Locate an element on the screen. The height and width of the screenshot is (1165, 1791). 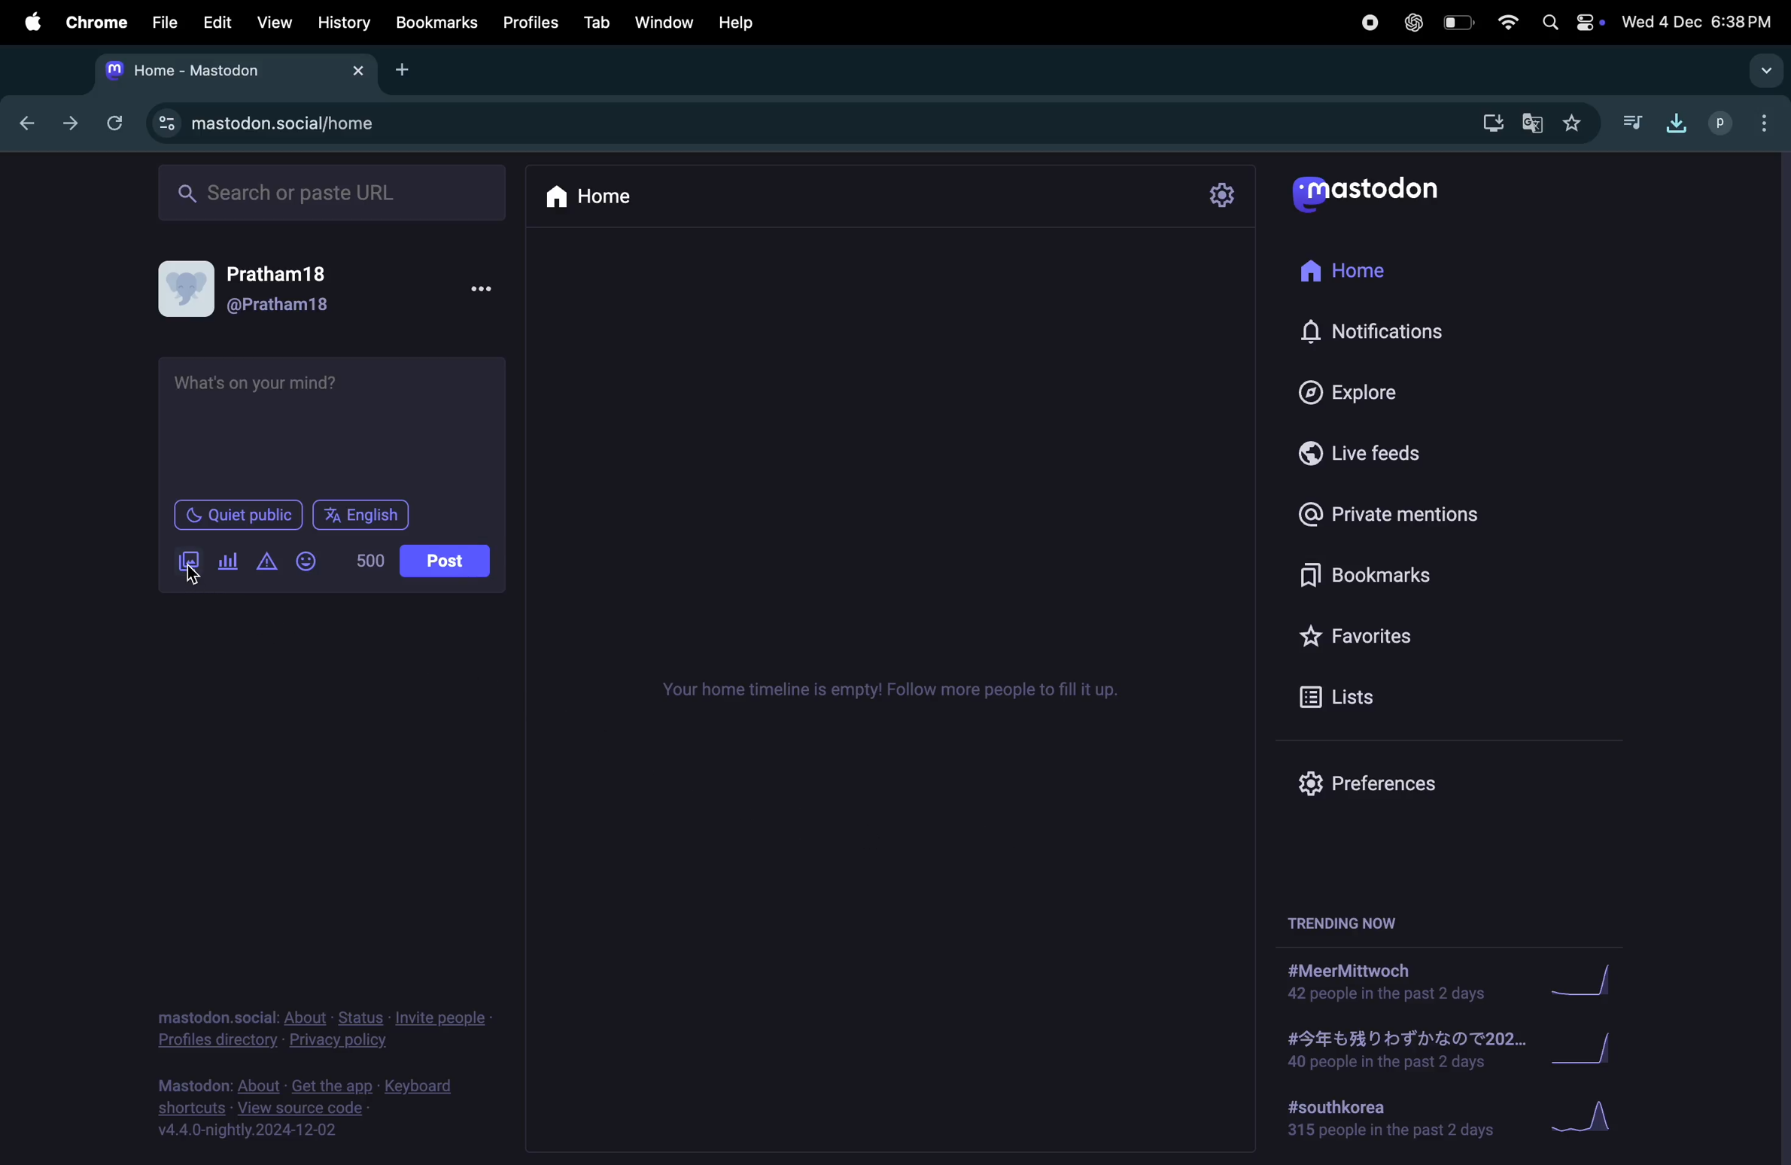
battery is located at coordinates (1460, 23).